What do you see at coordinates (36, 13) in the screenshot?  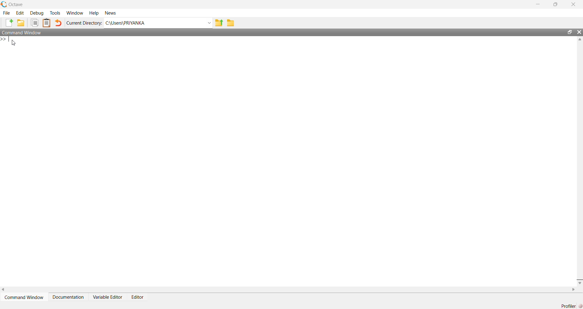 I see `debug` at bounding box center [36, 13].